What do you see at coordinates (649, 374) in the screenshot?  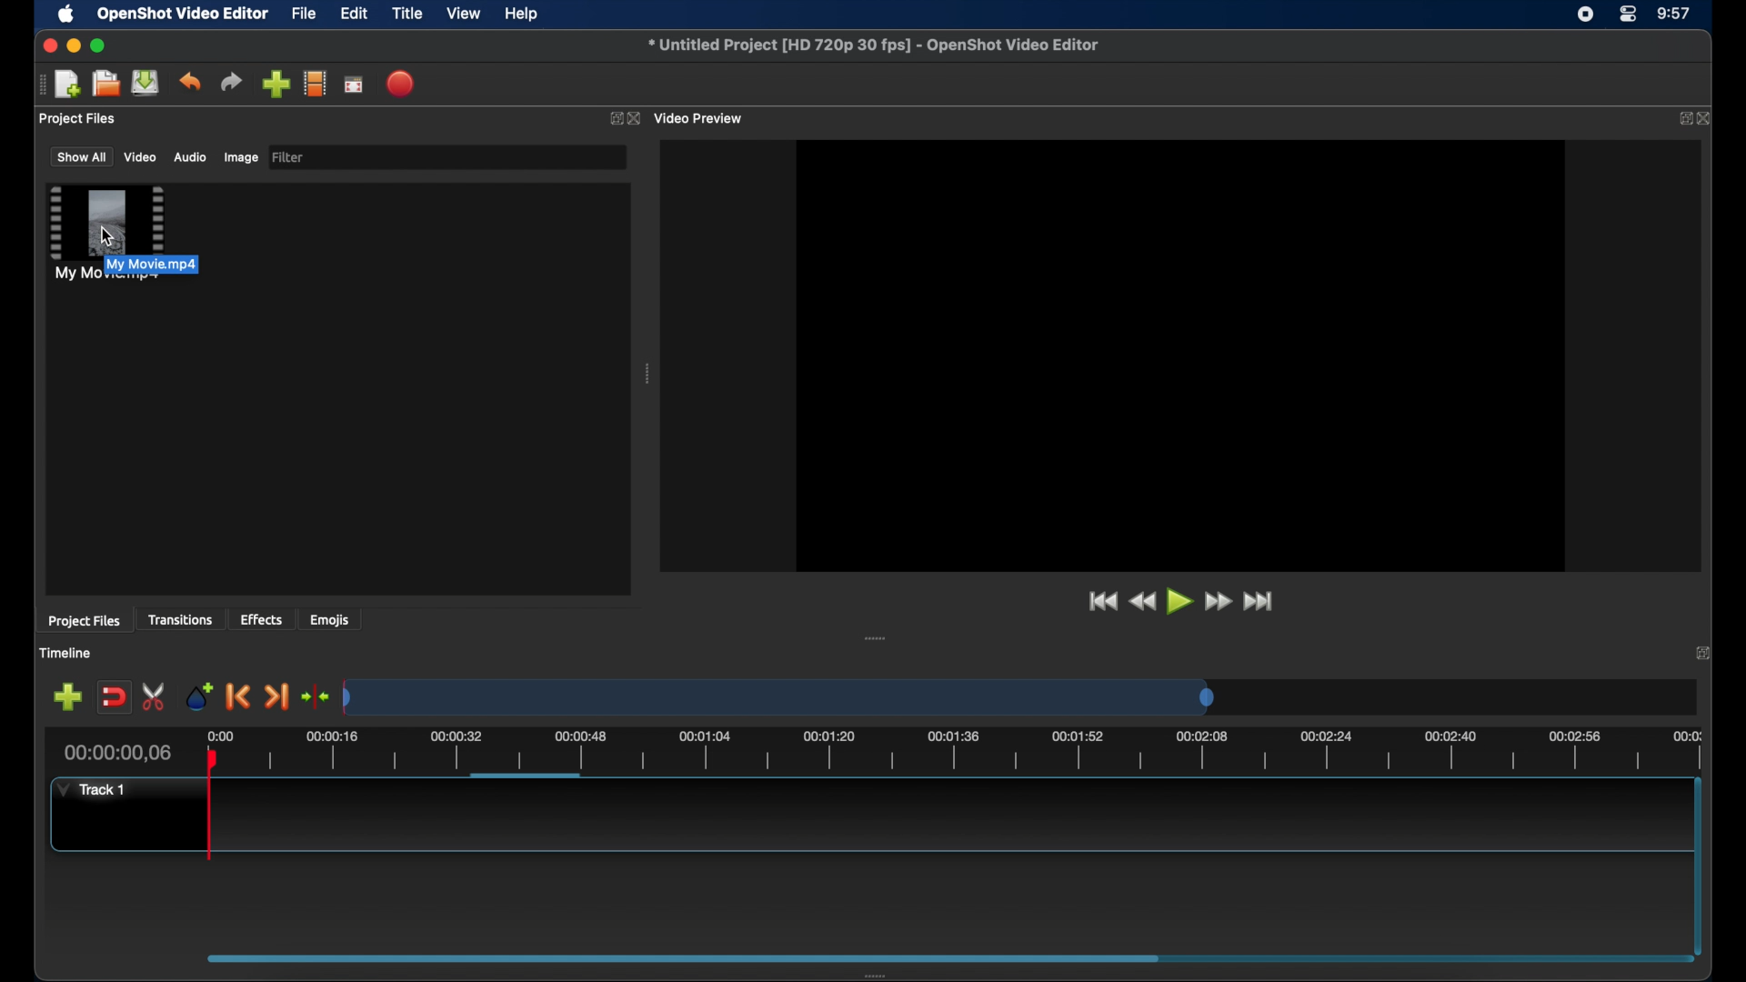 I see `drag handle` at bounding box center [649, 374].